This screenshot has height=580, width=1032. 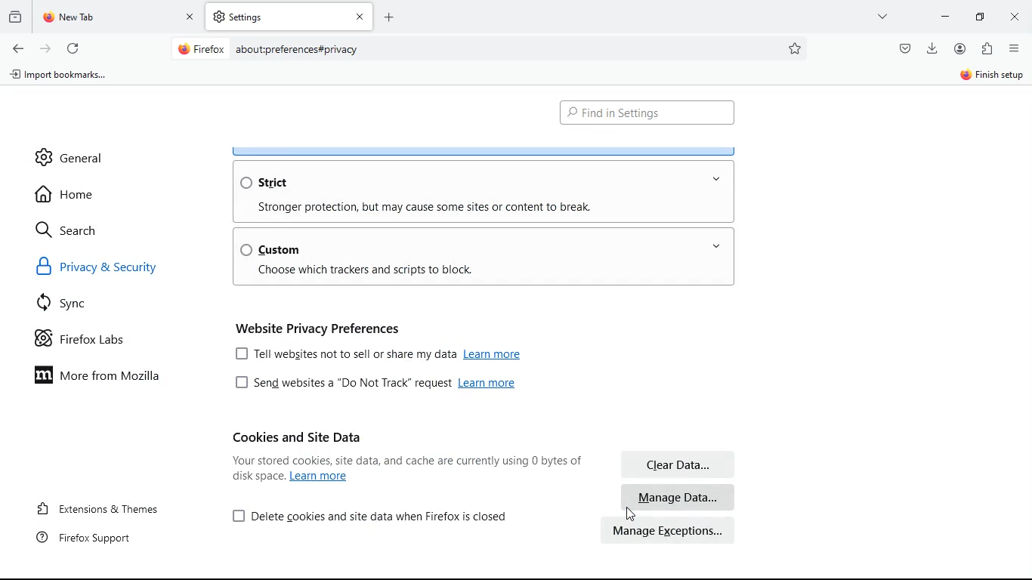 What do you see at coordinates (945, 15) in the screenshot?
I see `minimize` at bounding box center [945, 15].